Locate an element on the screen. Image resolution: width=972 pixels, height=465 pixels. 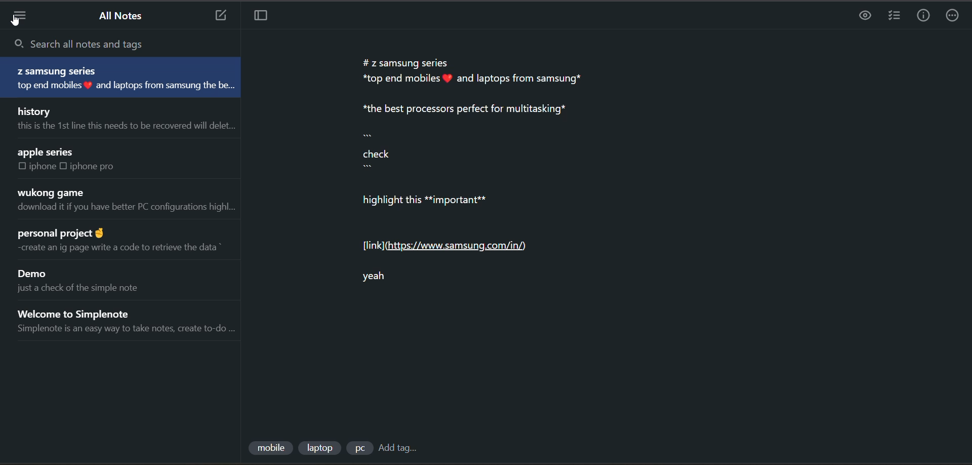
tag 1 is located at coordinates (270, 446).